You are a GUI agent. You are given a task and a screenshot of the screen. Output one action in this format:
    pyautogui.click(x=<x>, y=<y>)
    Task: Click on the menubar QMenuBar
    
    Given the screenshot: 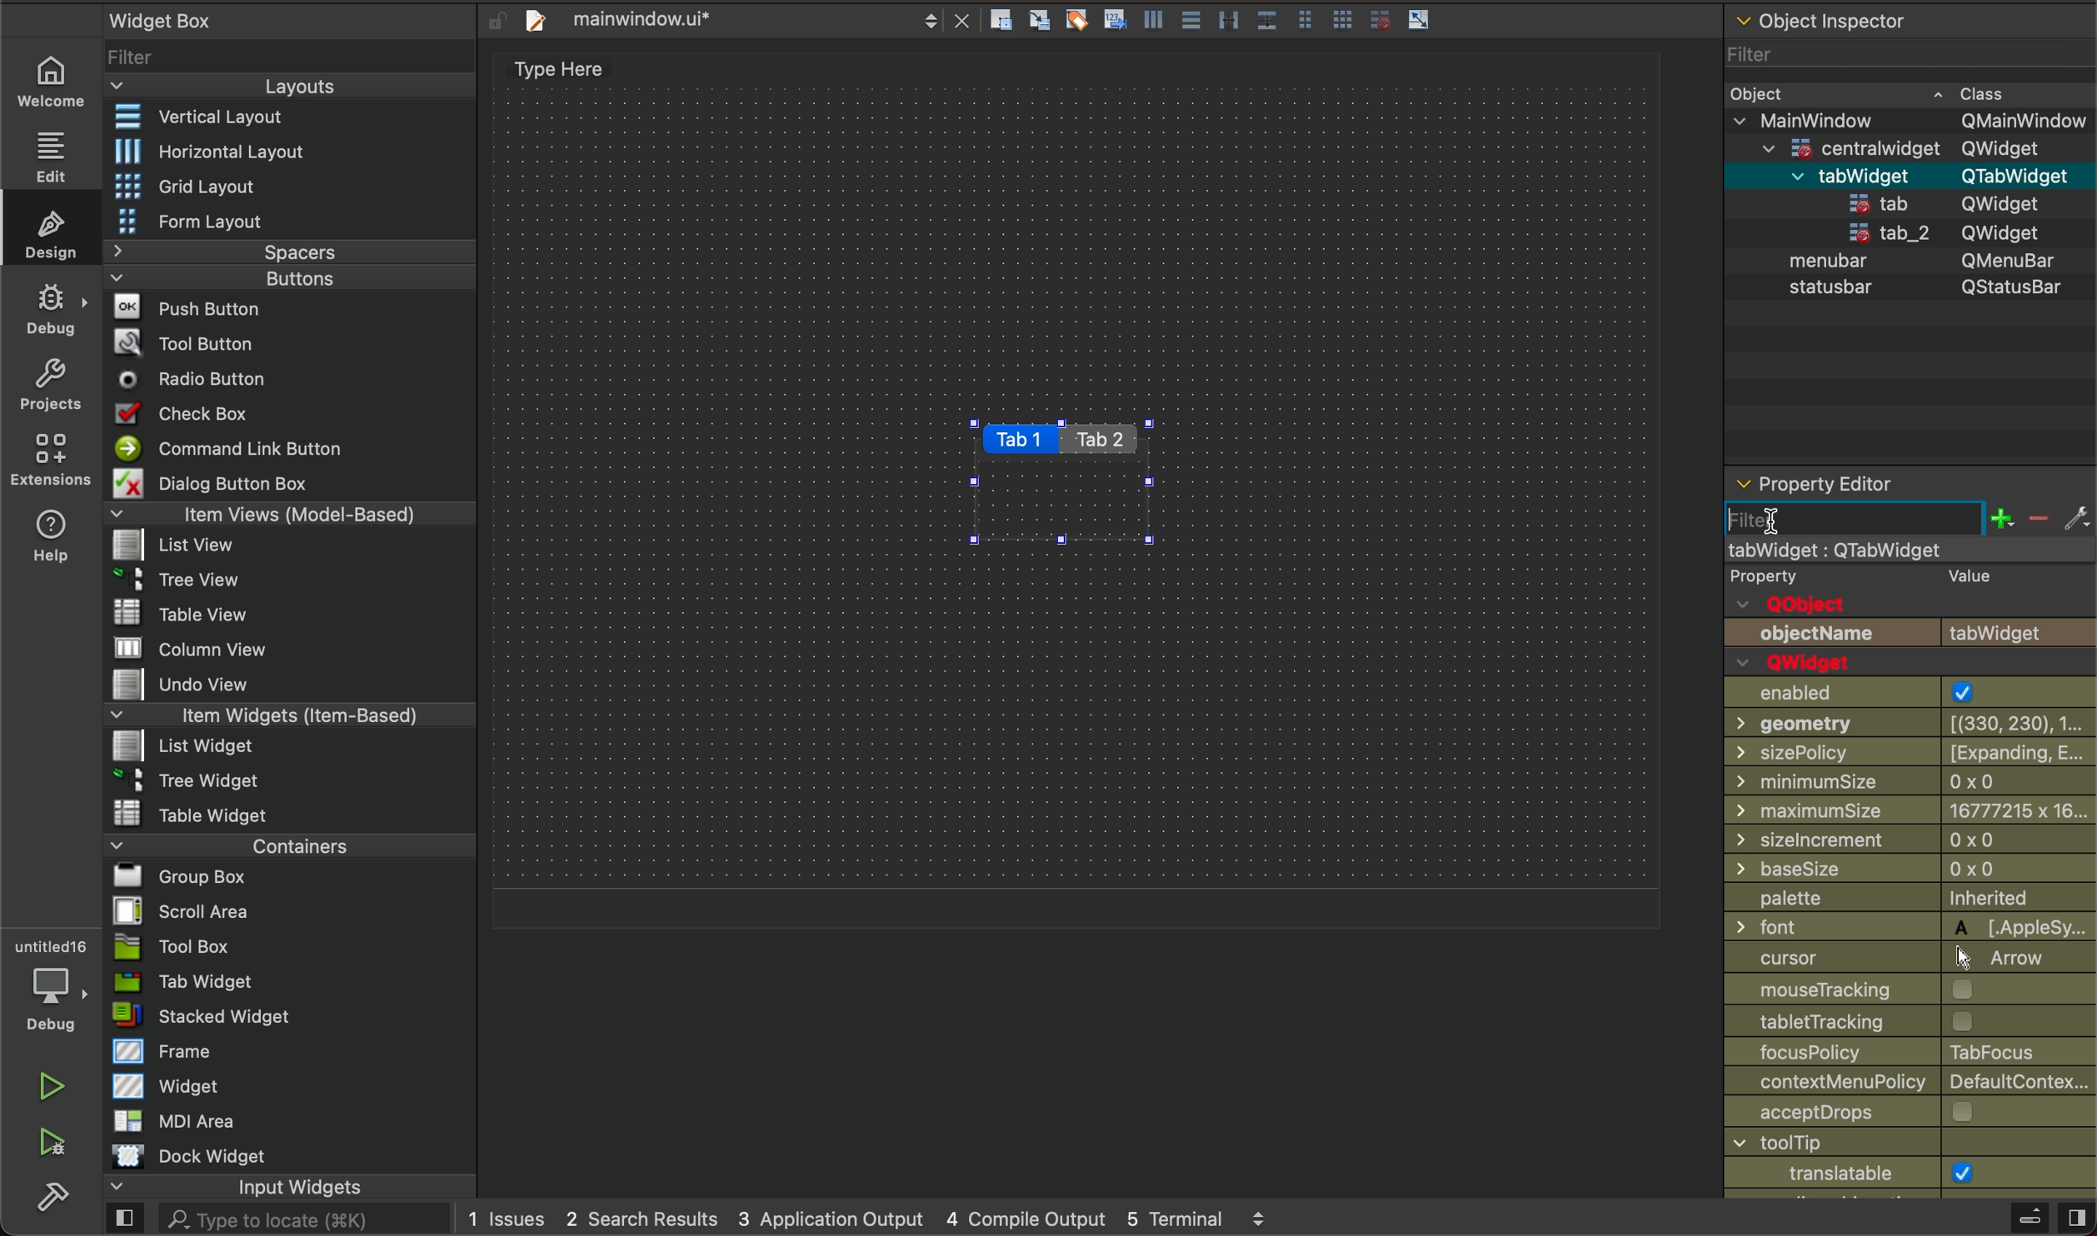 What is the action you would take?
    pyautogui.click(x=1906, y=174)
    